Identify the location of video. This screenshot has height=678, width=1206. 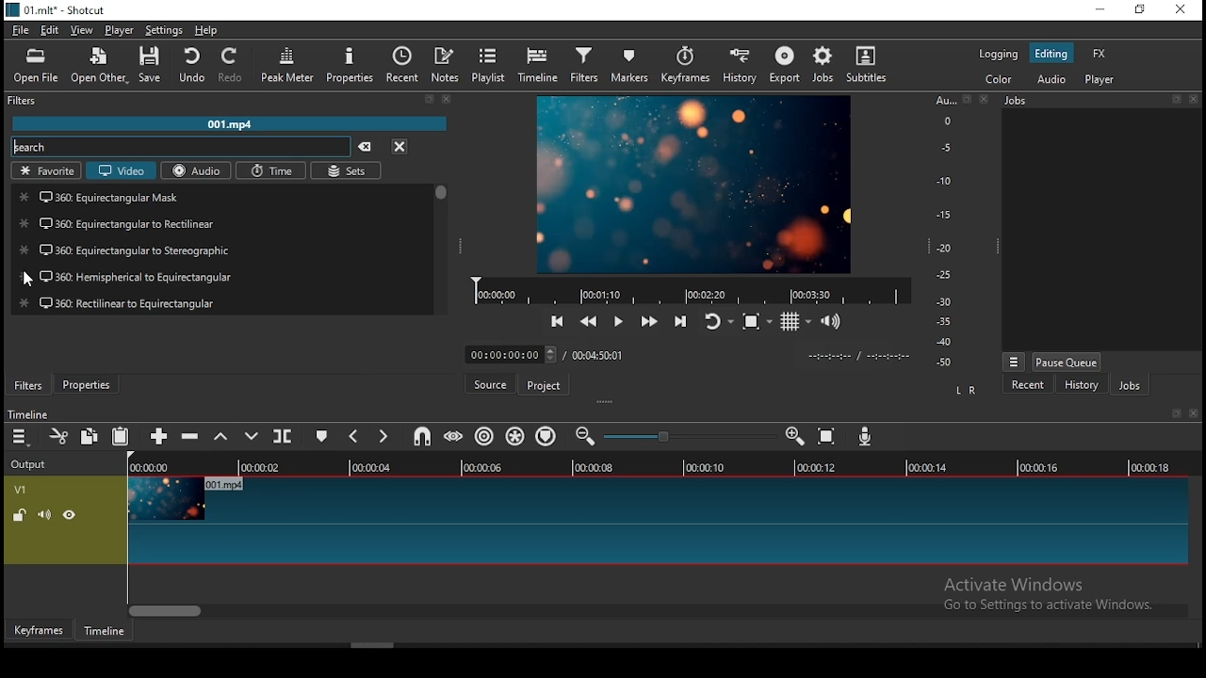
(120, 171).